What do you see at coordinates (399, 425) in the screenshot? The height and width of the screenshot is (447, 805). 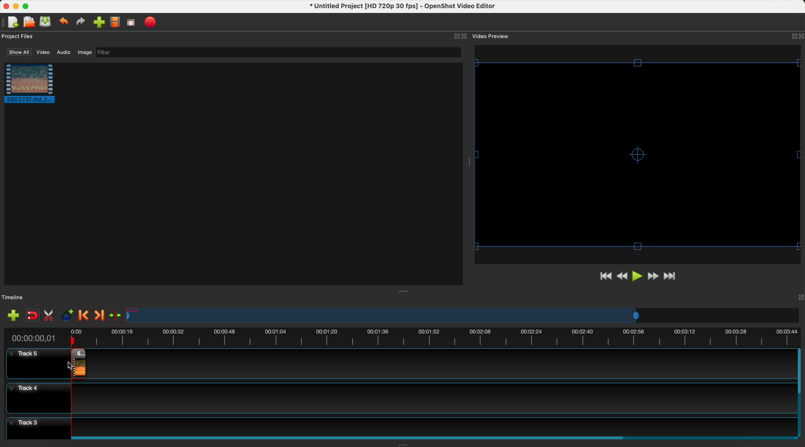 I see `track 3` at bounding box center [399, 425].